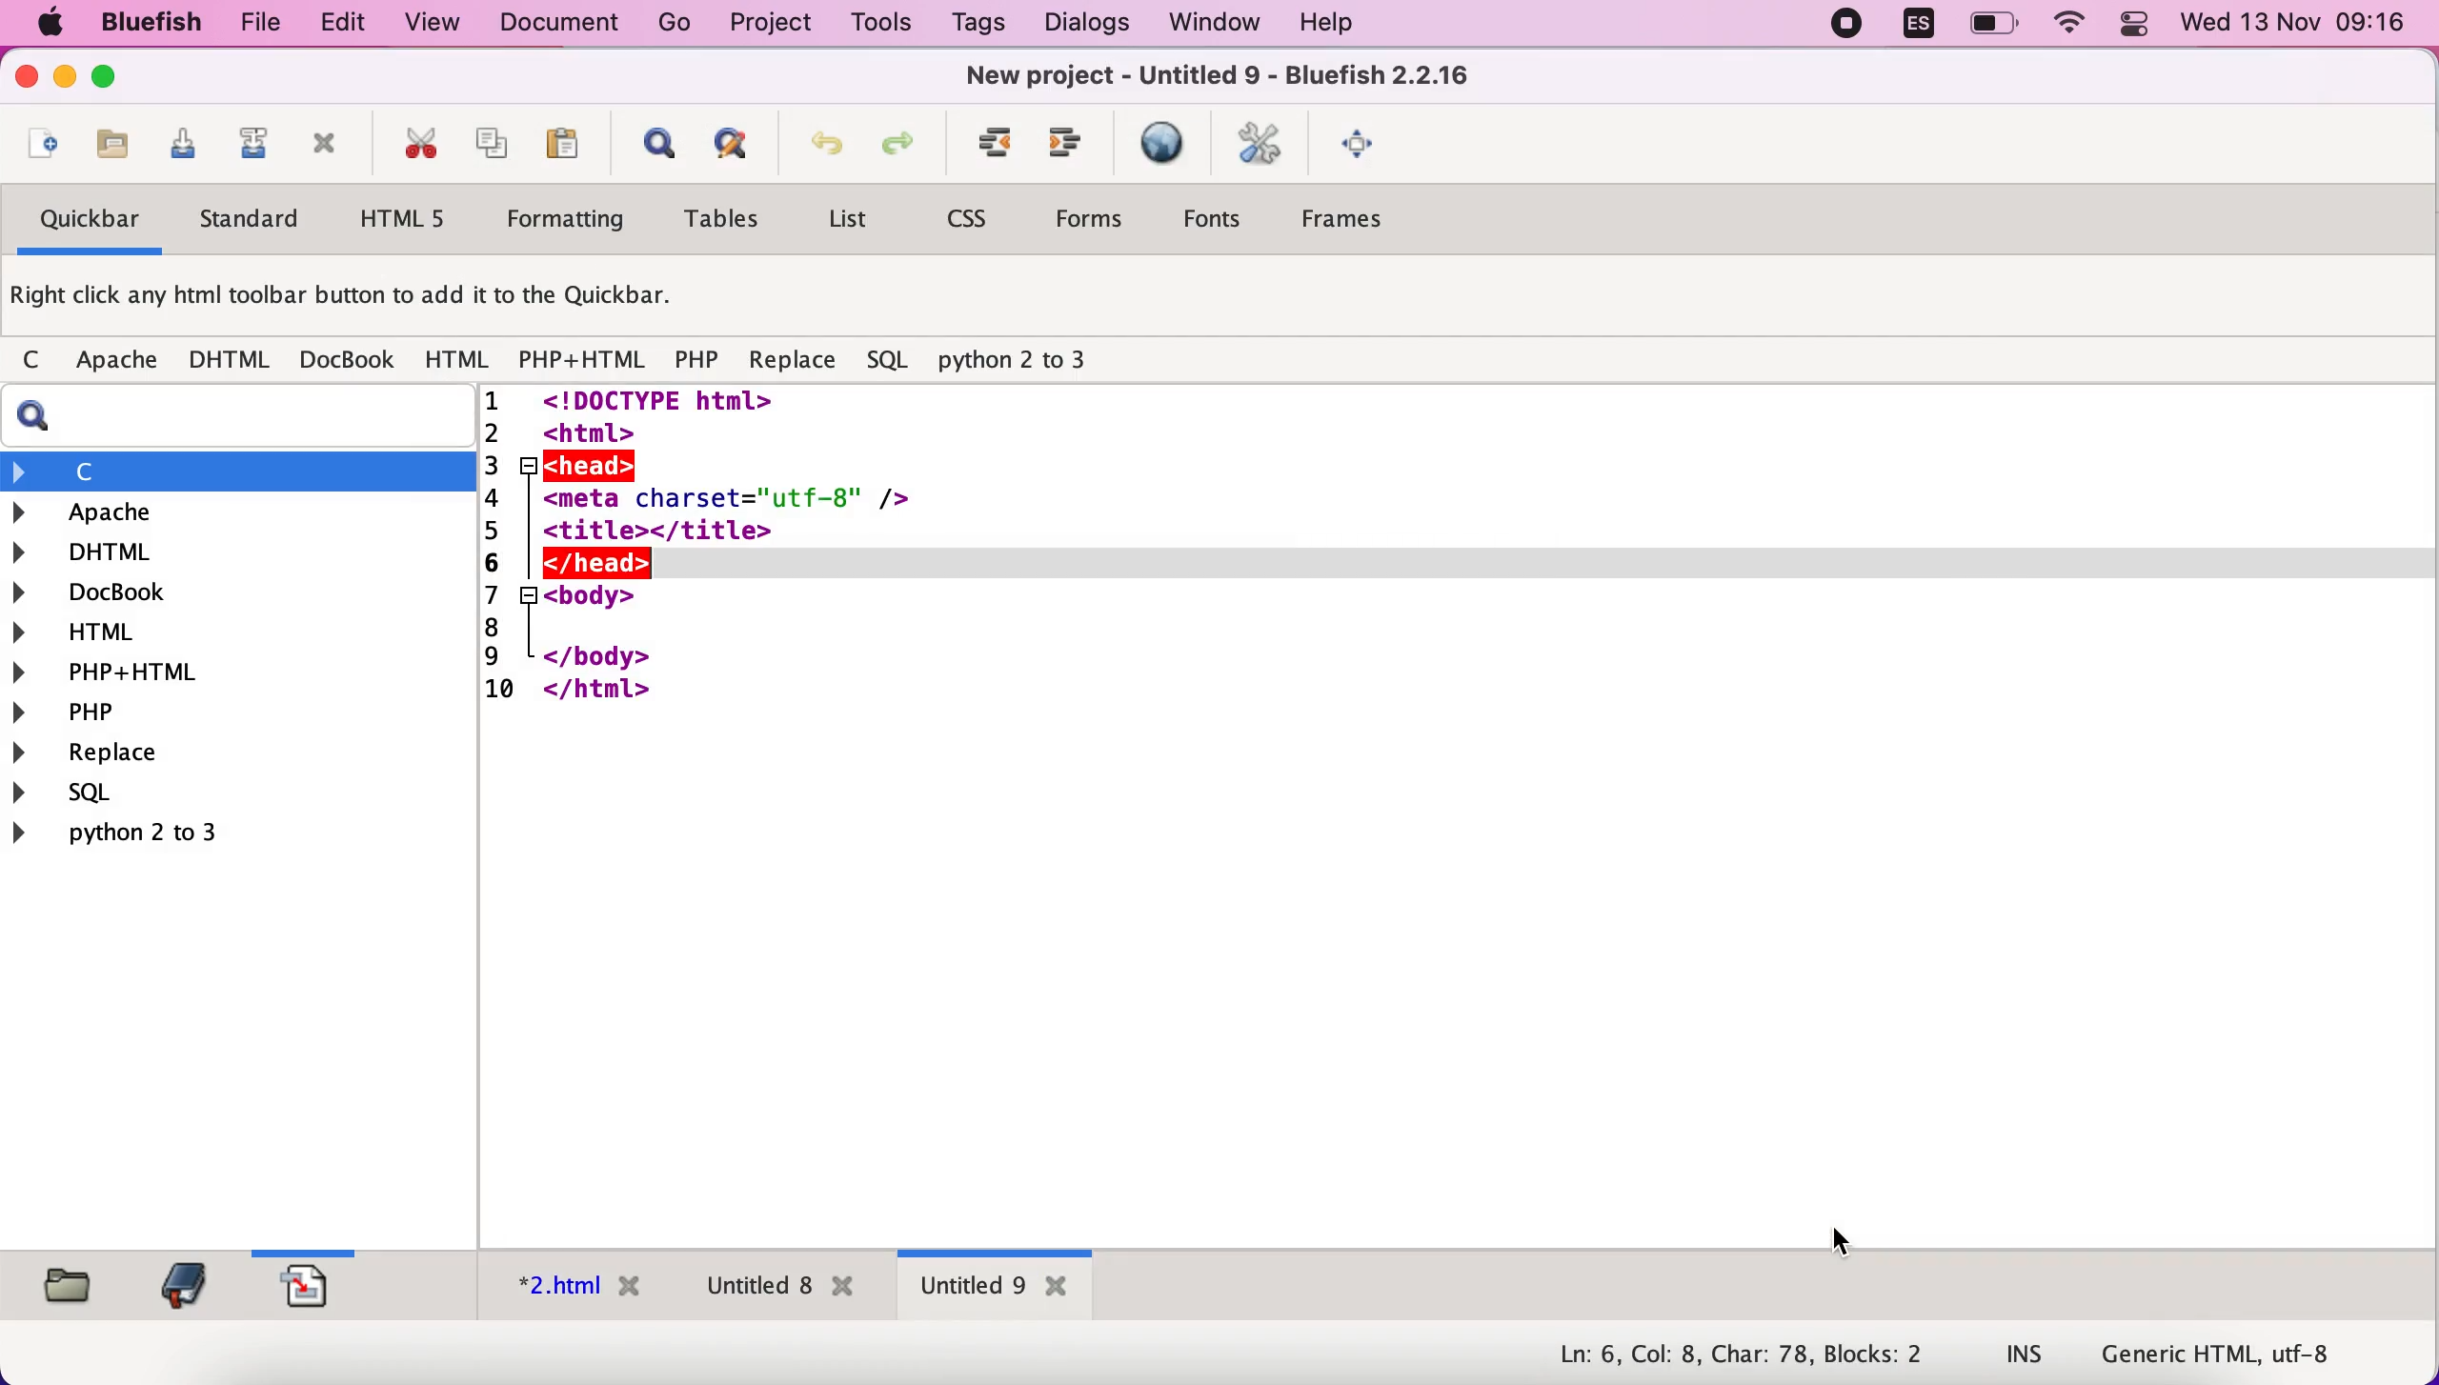 The height and width of the screenshot is (1385, 2439). I want to click on battery, so click(1997, 25).